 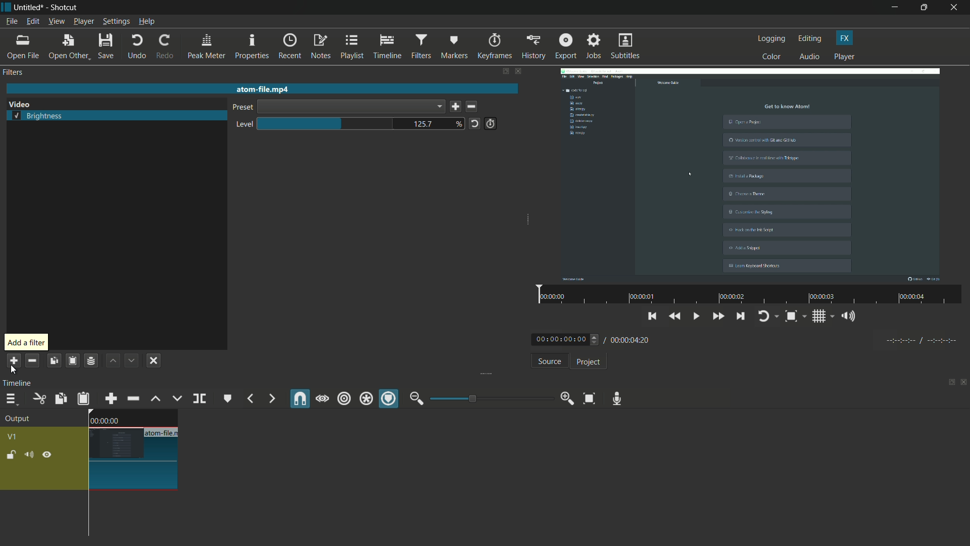 I want to click on close panel, so click(x=964, y=383).